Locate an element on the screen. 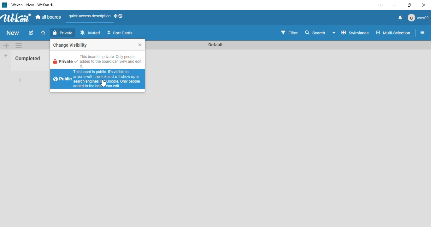 The image size is (431, 227). close is located at coordinates (140, 44).